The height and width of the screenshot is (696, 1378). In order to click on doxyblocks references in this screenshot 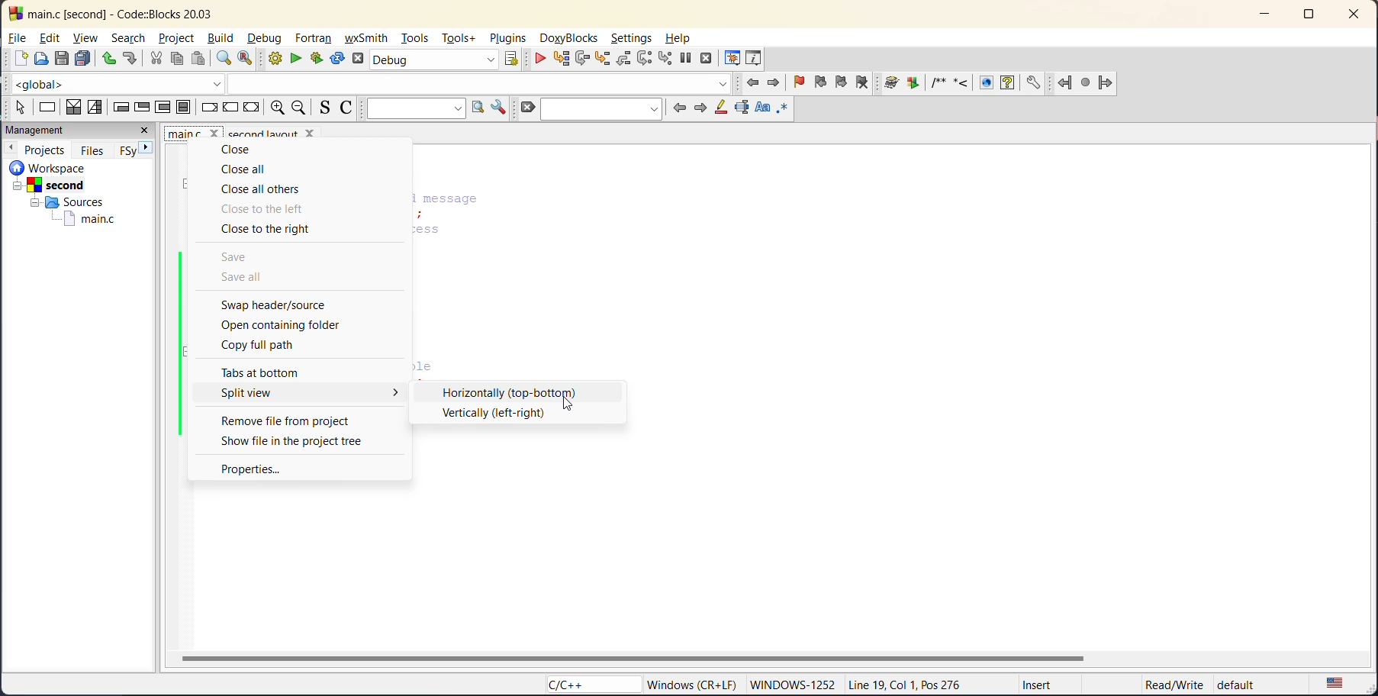, I will do `click(968, 81)`.